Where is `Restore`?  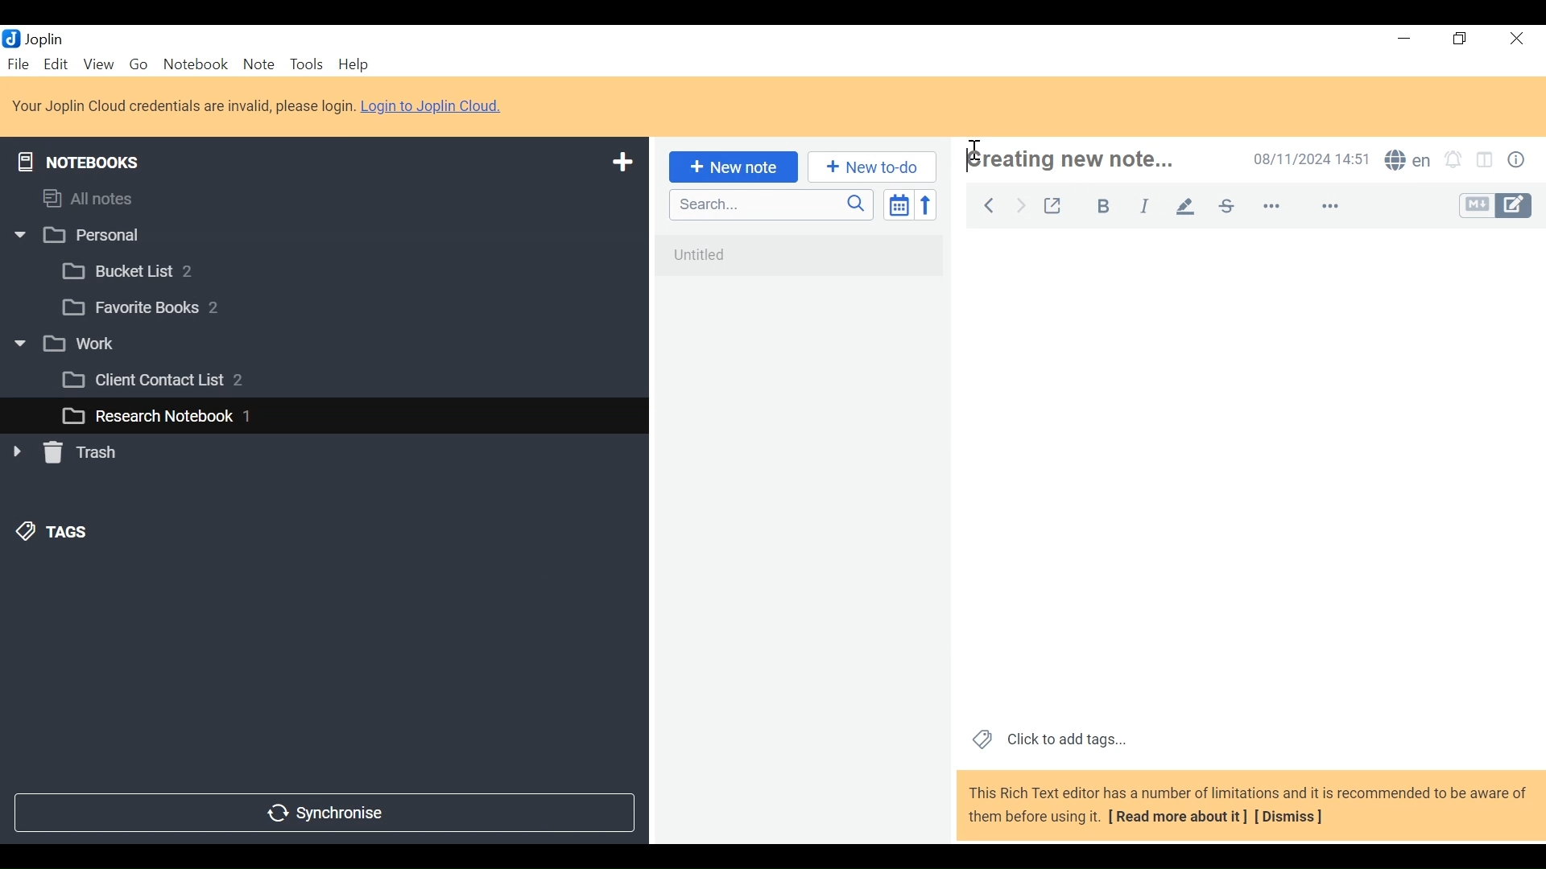
Restore is located at coordinates (1461, 39).